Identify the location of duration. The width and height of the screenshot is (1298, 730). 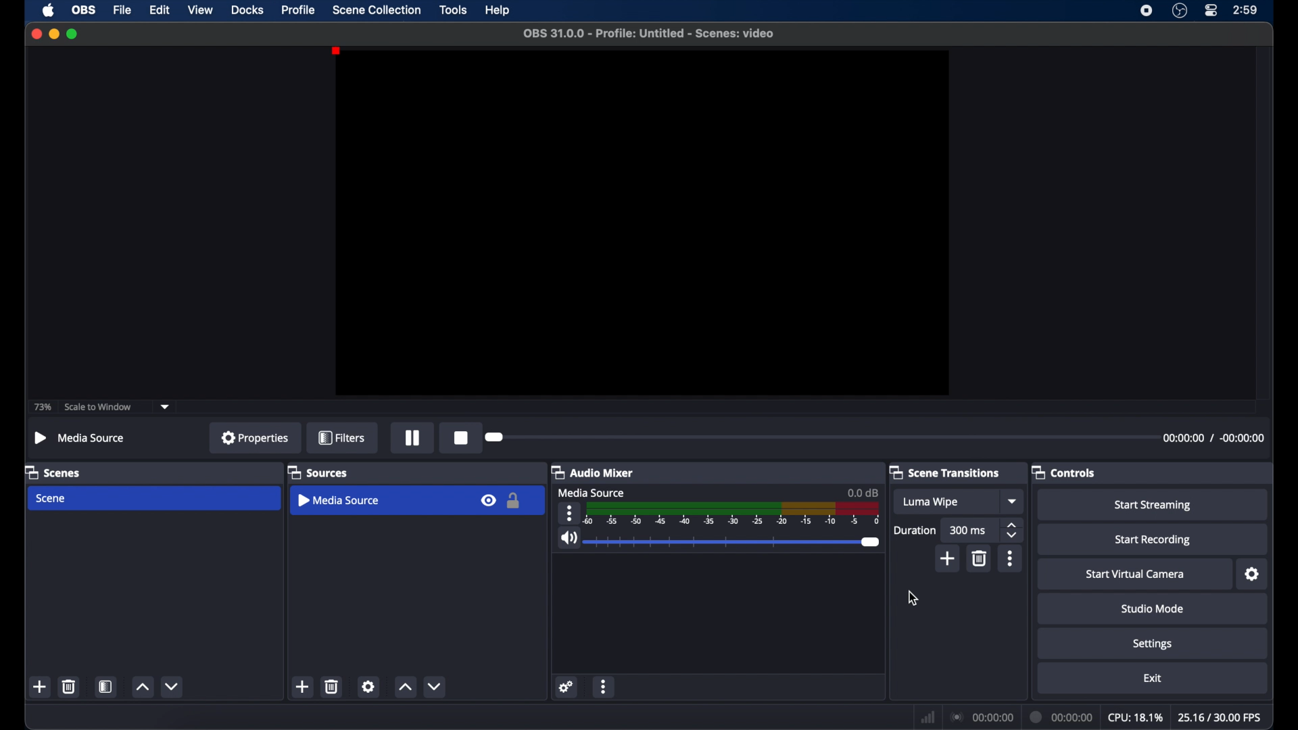
(1061, 717).